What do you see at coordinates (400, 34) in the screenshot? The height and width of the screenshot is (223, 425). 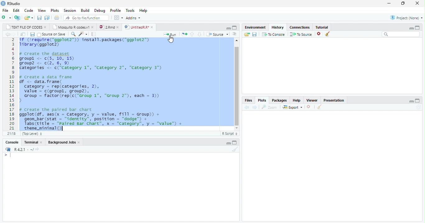 I see `search` at bounding box center [400, 34].